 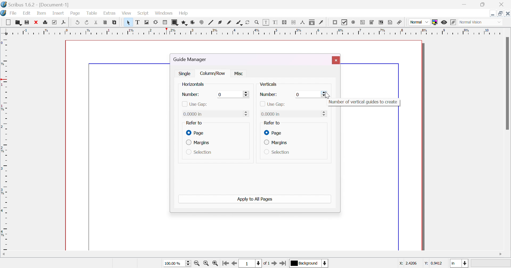 I want to click on go to next page, so click(x=274, y=263).